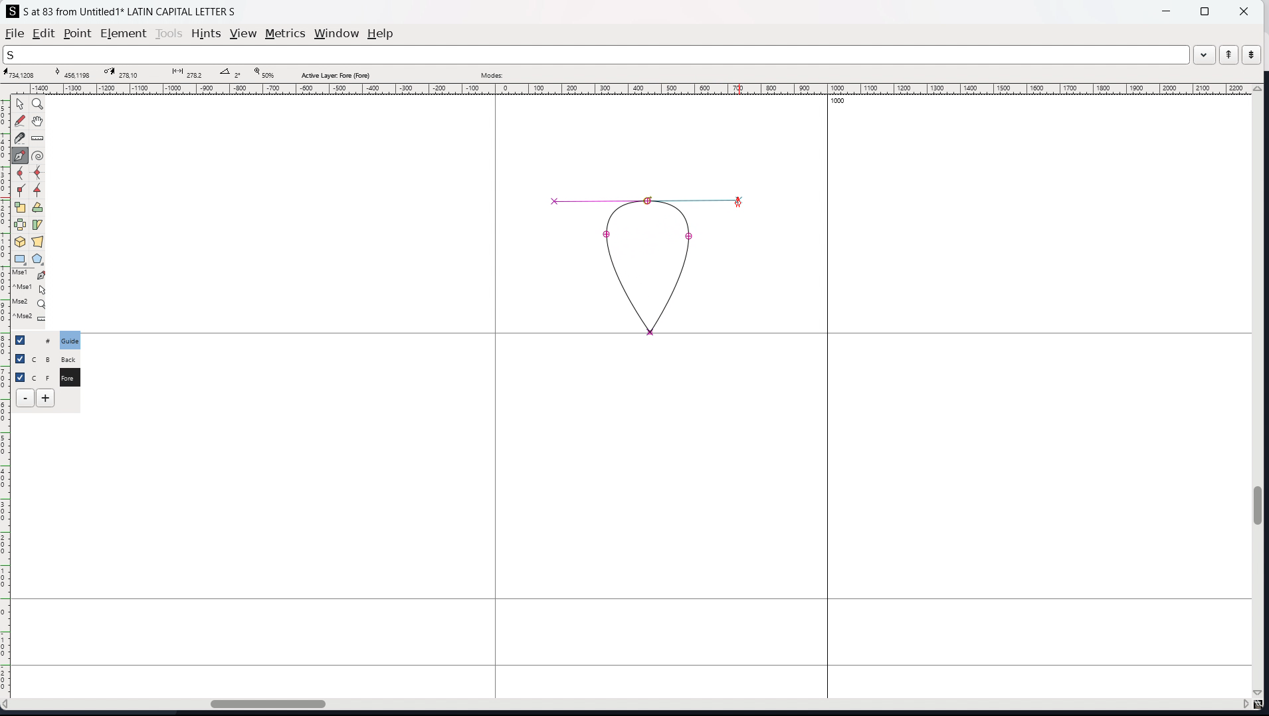 The image size is (1269, 716). I want to click on add a curve point, so click(21, 173).